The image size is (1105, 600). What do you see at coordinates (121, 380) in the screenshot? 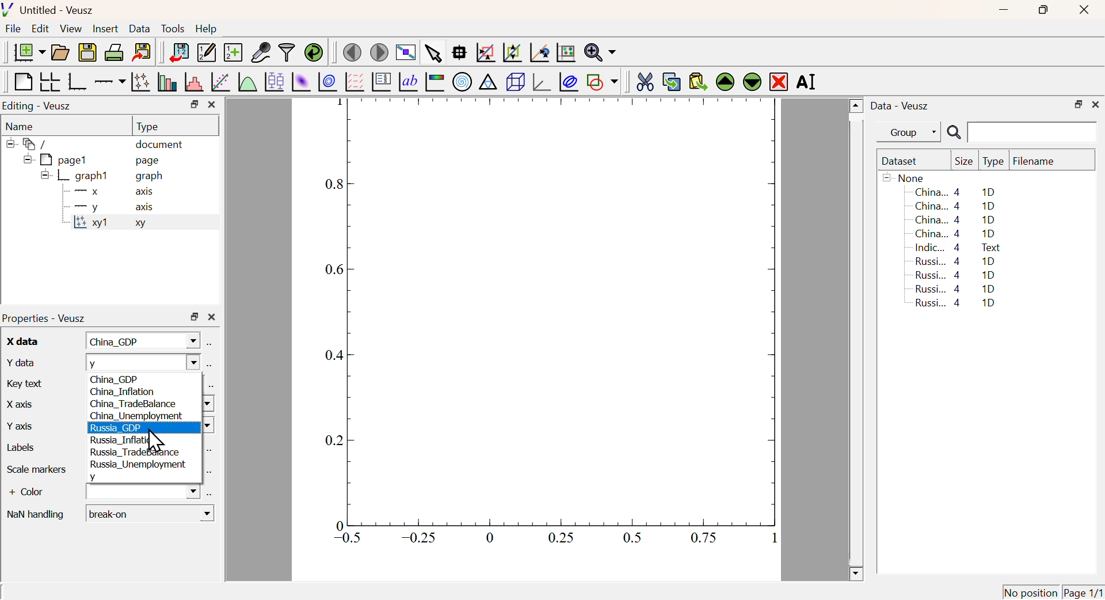
I see `China_GDP` at bounding box center [121, 380].